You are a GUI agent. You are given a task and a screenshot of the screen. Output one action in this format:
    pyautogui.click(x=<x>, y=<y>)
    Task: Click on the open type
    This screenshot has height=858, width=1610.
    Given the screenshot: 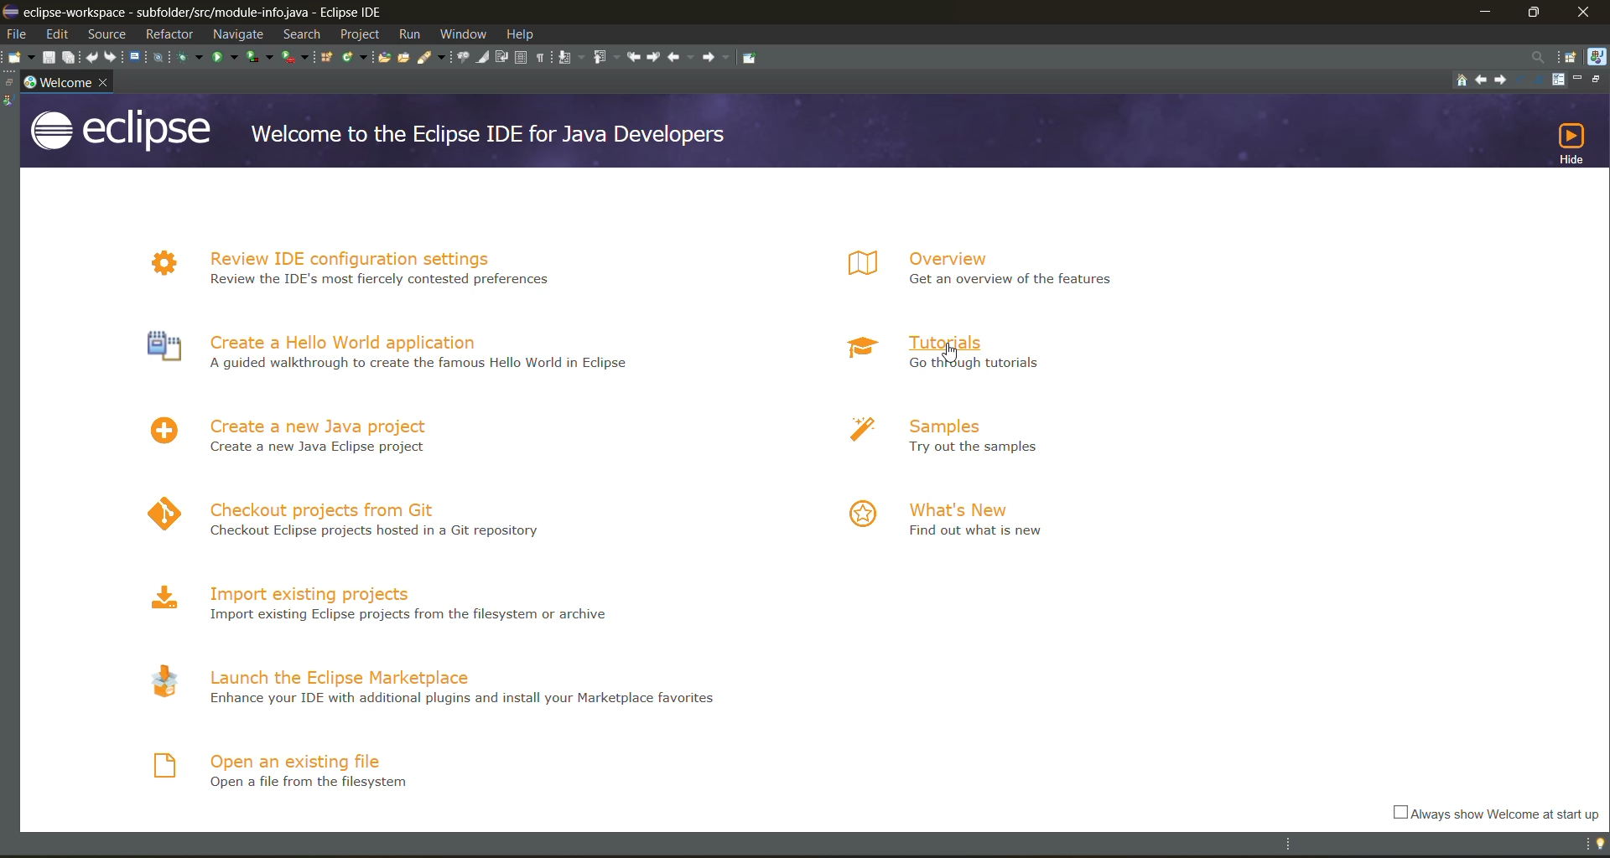 What is the action you would take?
    pyautogui.click(x=382, y=55)
    